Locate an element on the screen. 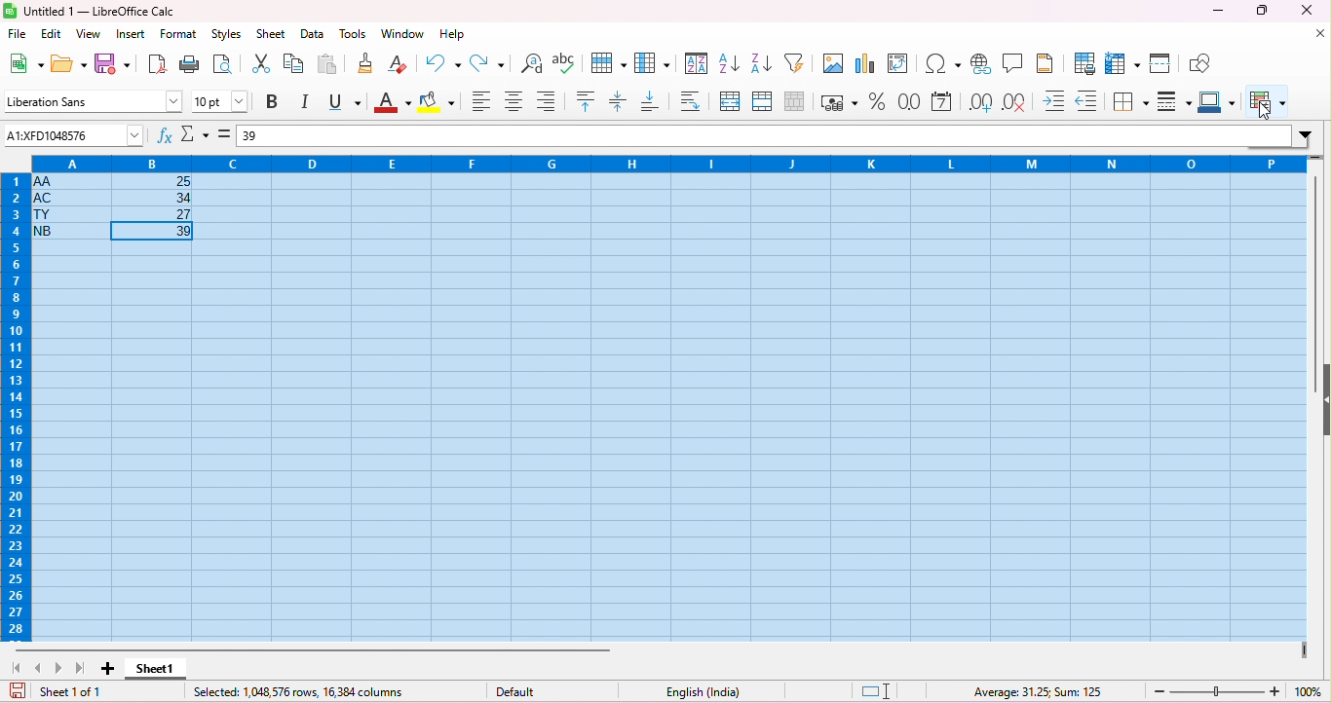 Image resolution: width=1331 pixels, height=703 pixels. filter is located at coordinates (798, 62).